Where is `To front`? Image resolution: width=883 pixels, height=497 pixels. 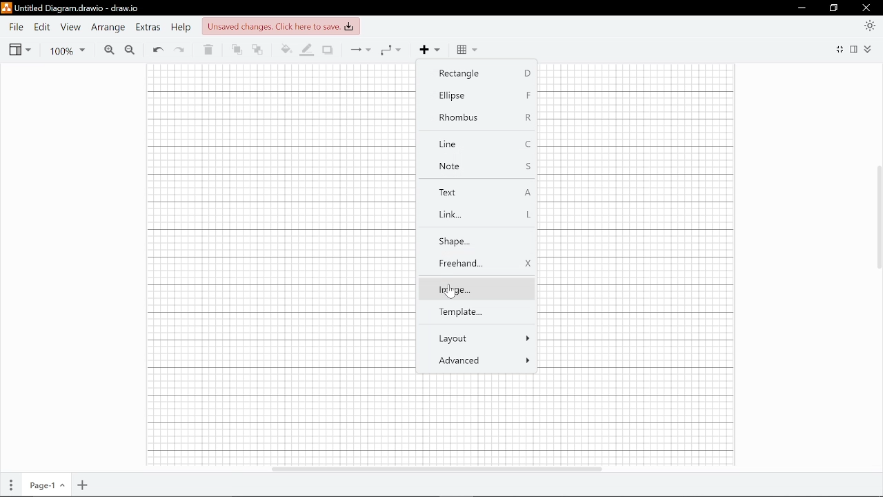
To front is located at coordinates (237, 50).